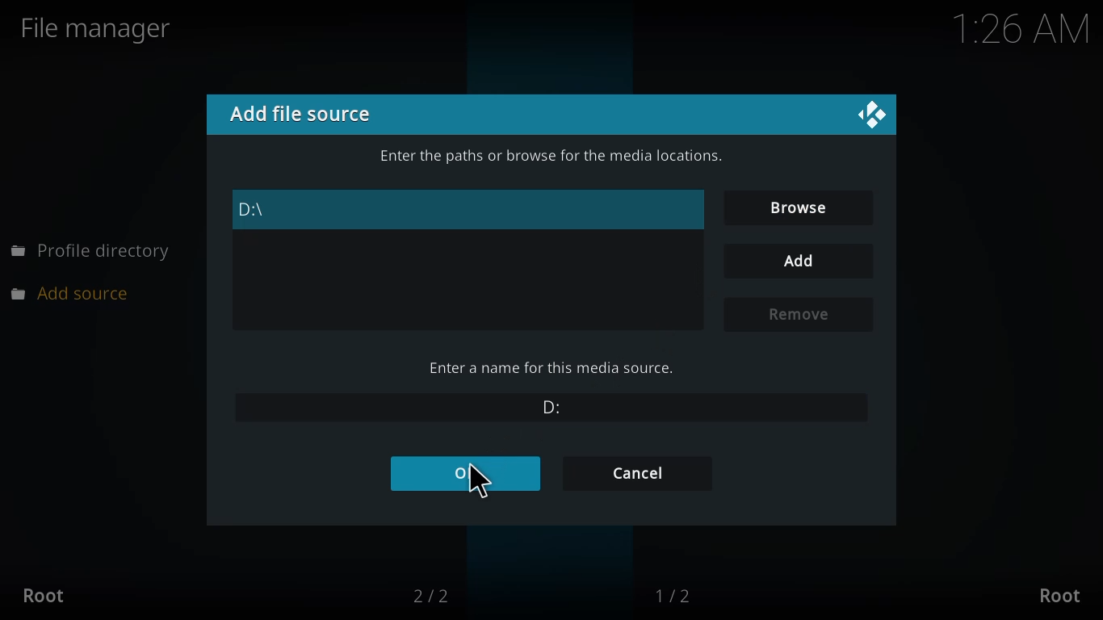 The image size is (1103, 620). I want to click on remove, so click(800, 313).